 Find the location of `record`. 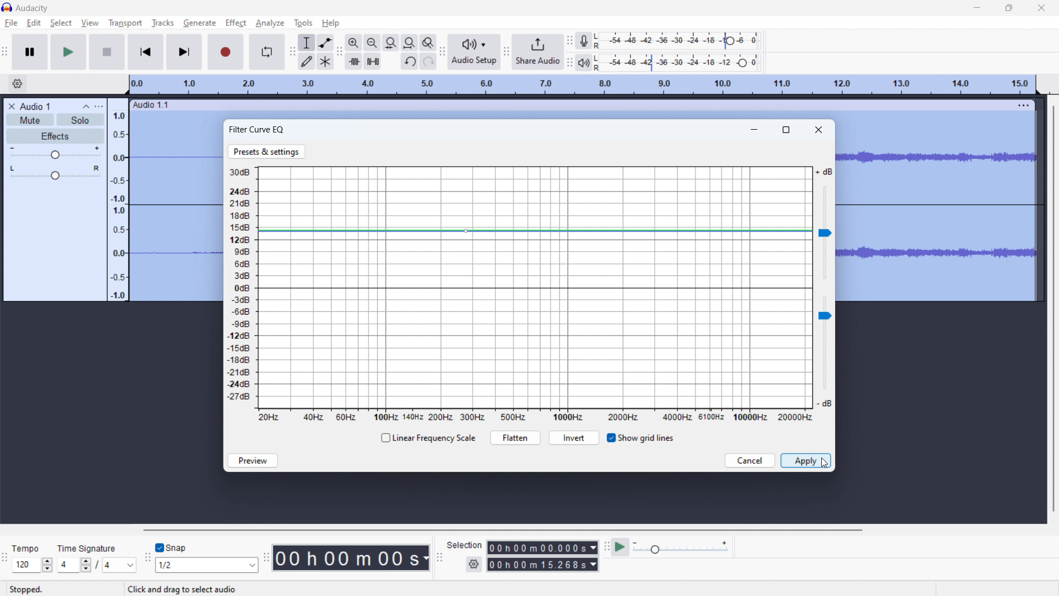

record is located at coordinates (226, 52).